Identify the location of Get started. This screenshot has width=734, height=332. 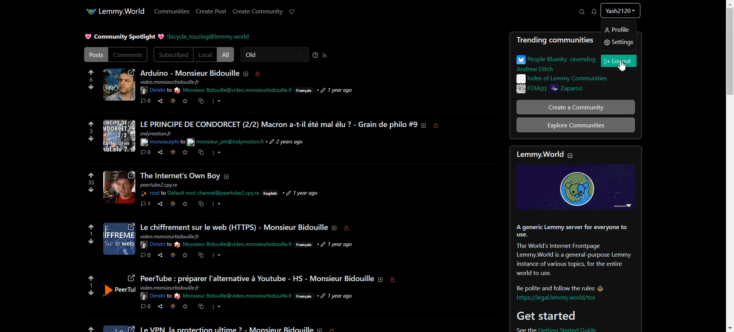
(549, 316).